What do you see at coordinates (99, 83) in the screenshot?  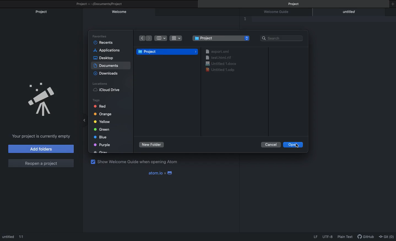 I see `Locations` at bounding box center [99, 83].